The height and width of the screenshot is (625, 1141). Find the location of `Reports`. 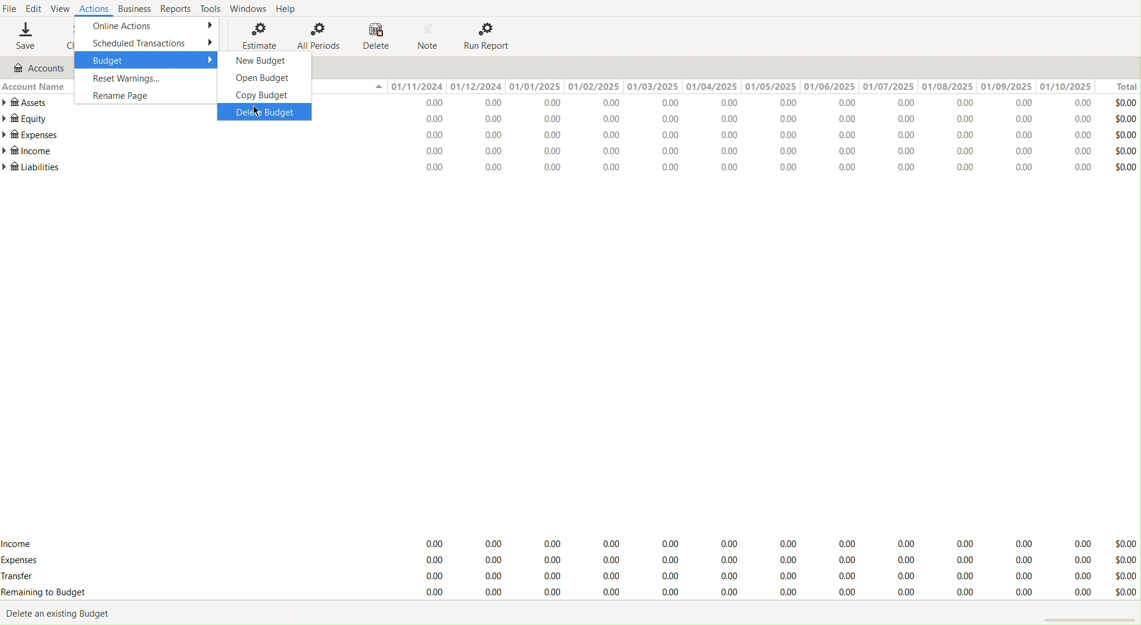

Reports is located at coordinates (175, 8).